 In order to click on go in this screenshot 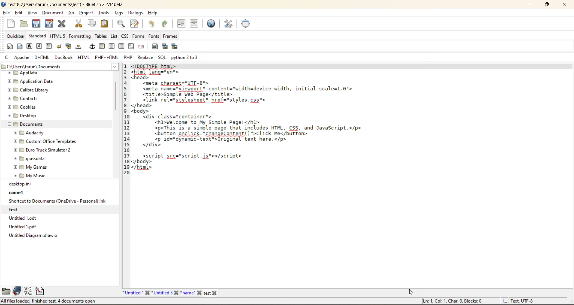, I will do `click(72, 13)`.